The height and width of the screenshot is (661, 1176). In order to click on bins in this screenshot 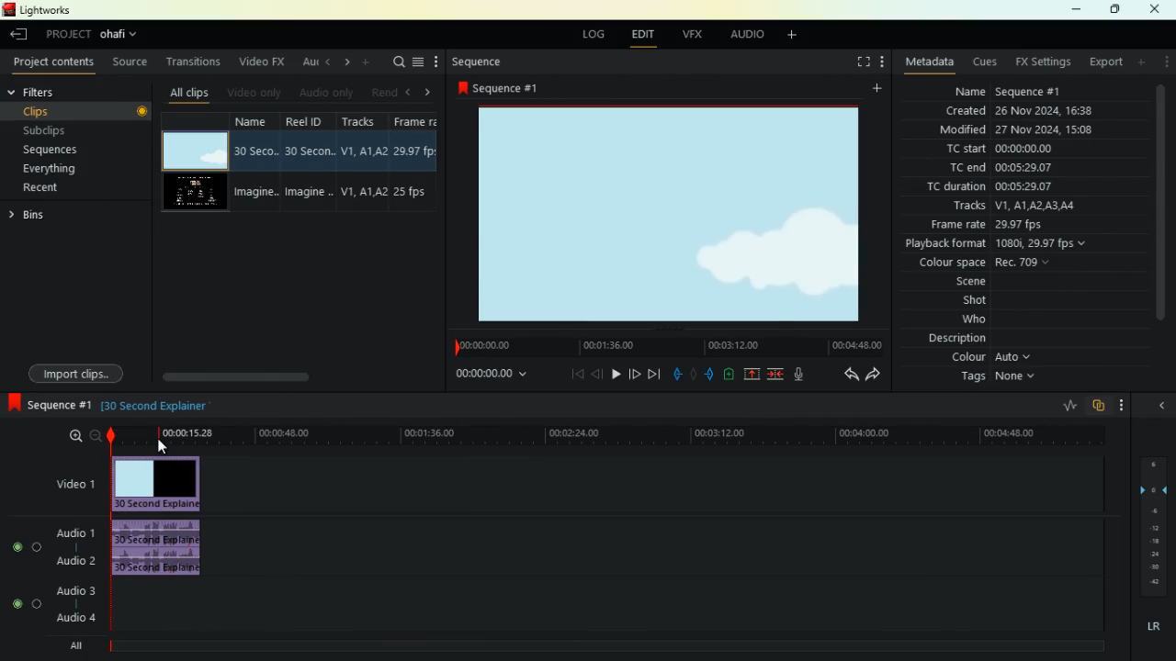, I will do `click(36, 217)`.